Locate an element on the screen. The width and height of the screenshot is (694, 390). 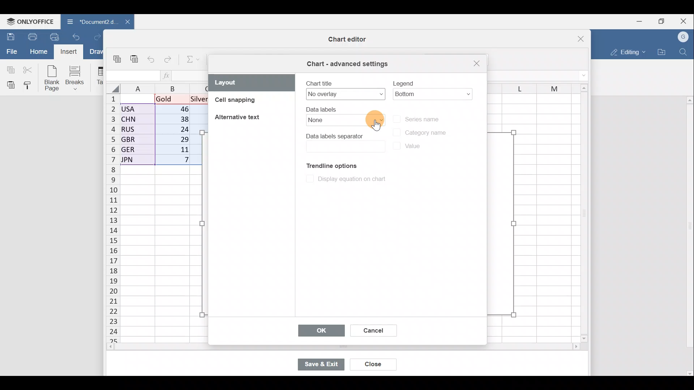
Copy is located at coordinates (119, 60).